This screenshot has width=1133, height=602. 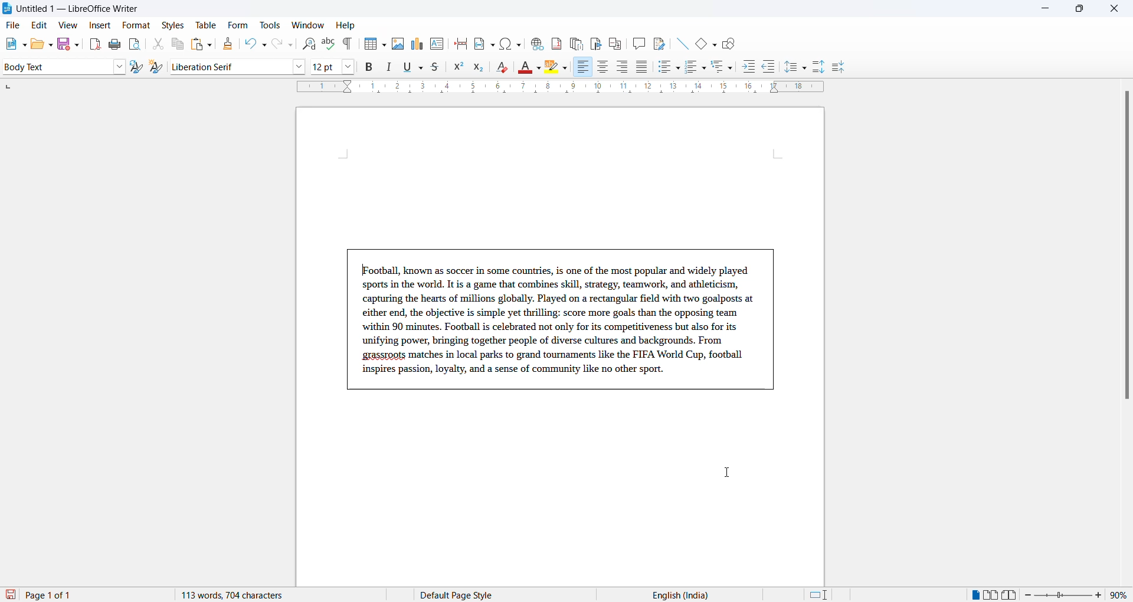 I want to click on insert image, so click(x=397, y=44).